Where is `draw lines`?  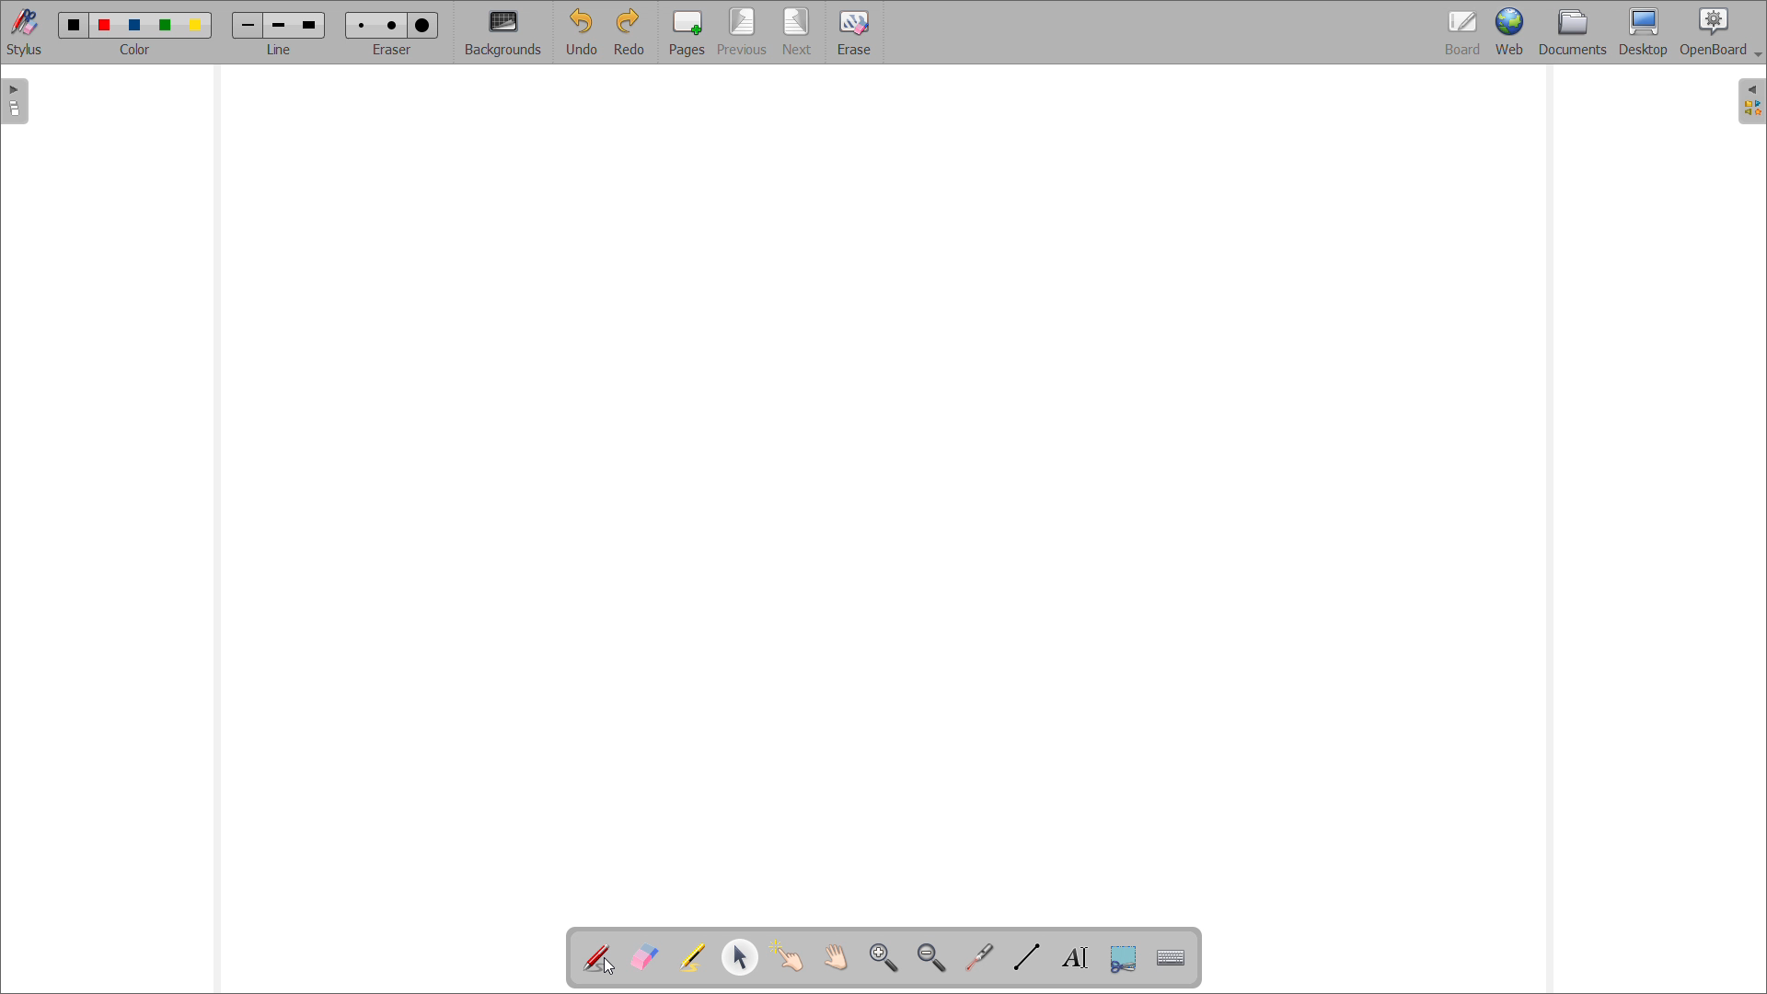 draw lines is located at coordinates (1027, 957).